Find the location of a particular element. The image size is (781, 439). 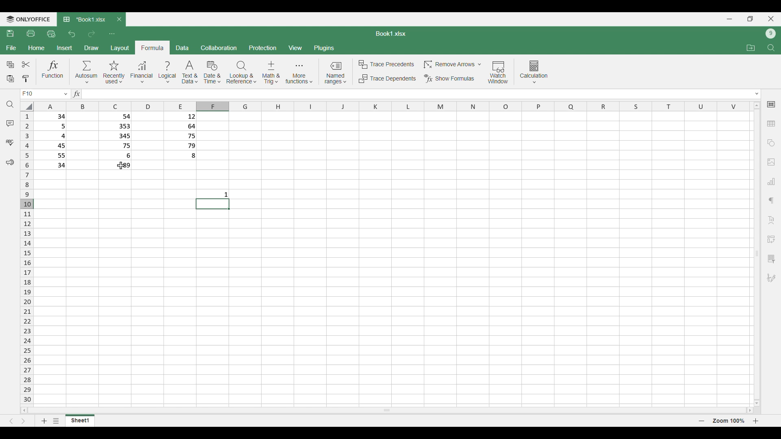

Choose cell name is located at coordinates (44, 94).